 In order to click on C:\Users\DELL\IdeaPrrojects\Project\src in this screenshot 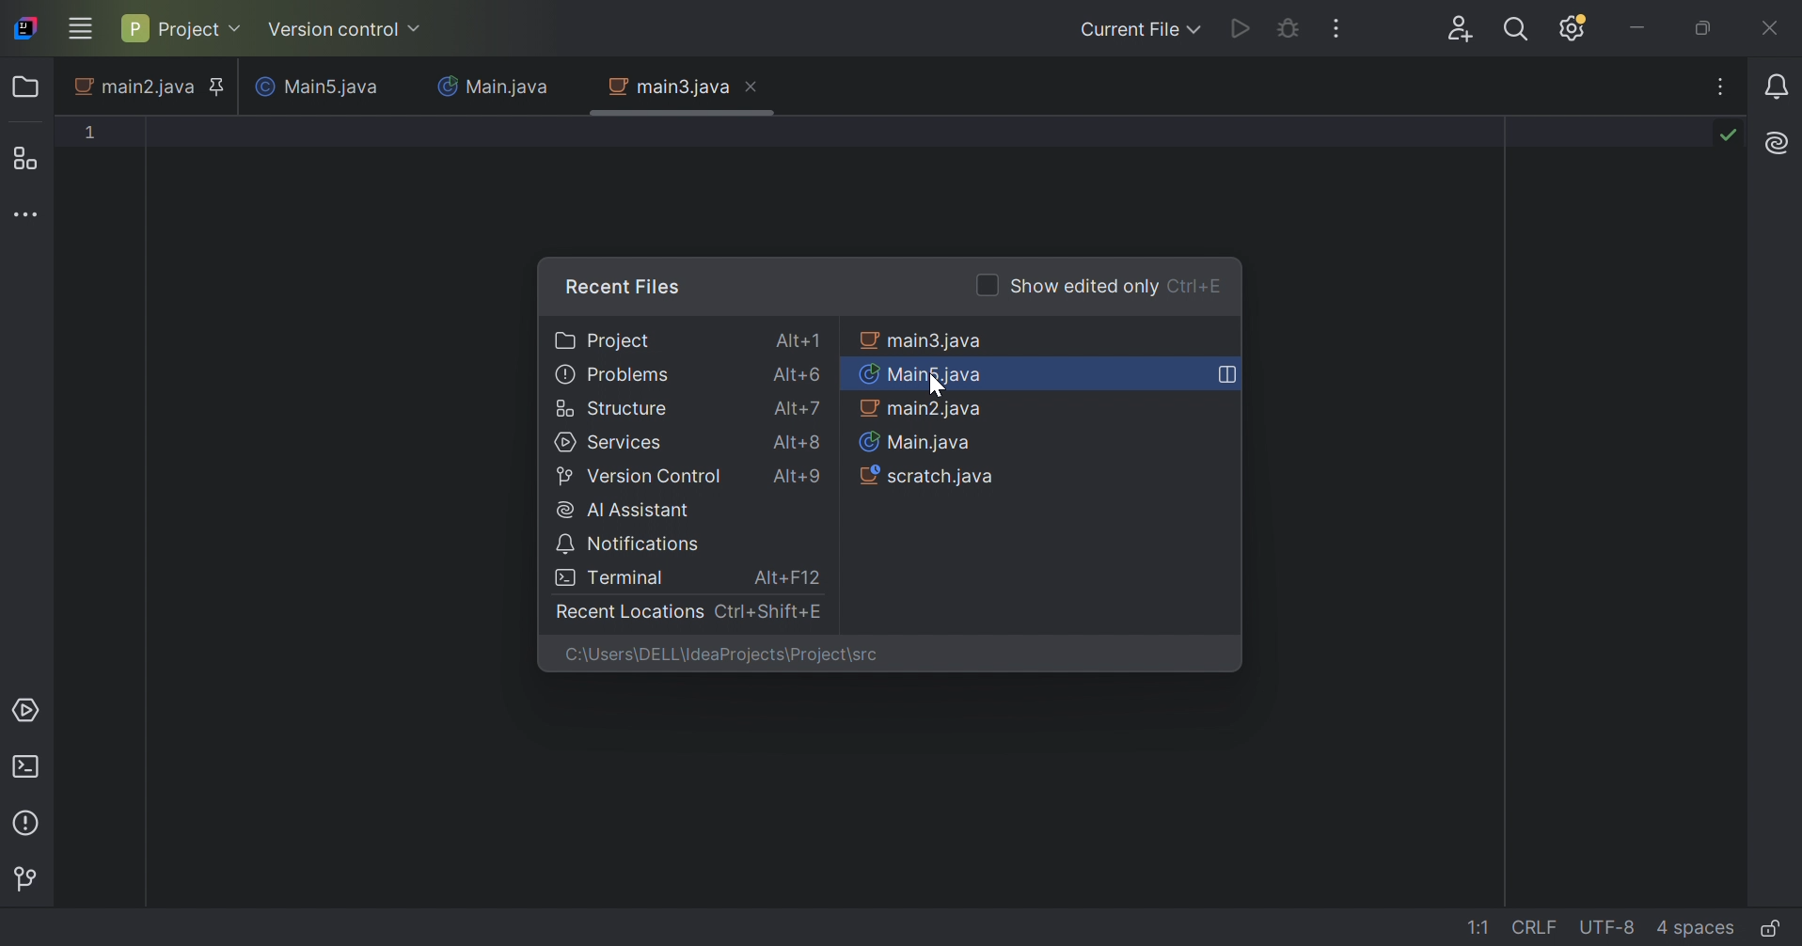, I will do `click(719, 654)`.